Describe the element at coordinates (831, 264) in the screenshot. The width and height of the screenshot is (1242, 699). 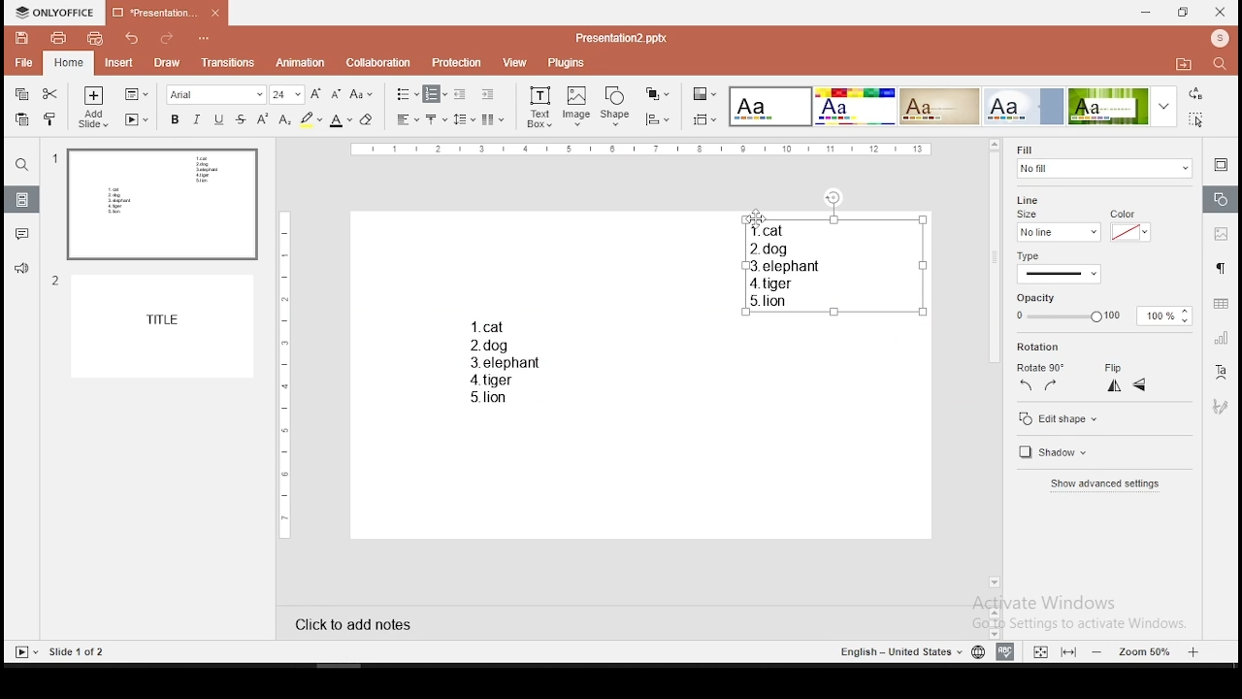
I see `text box` at that location.